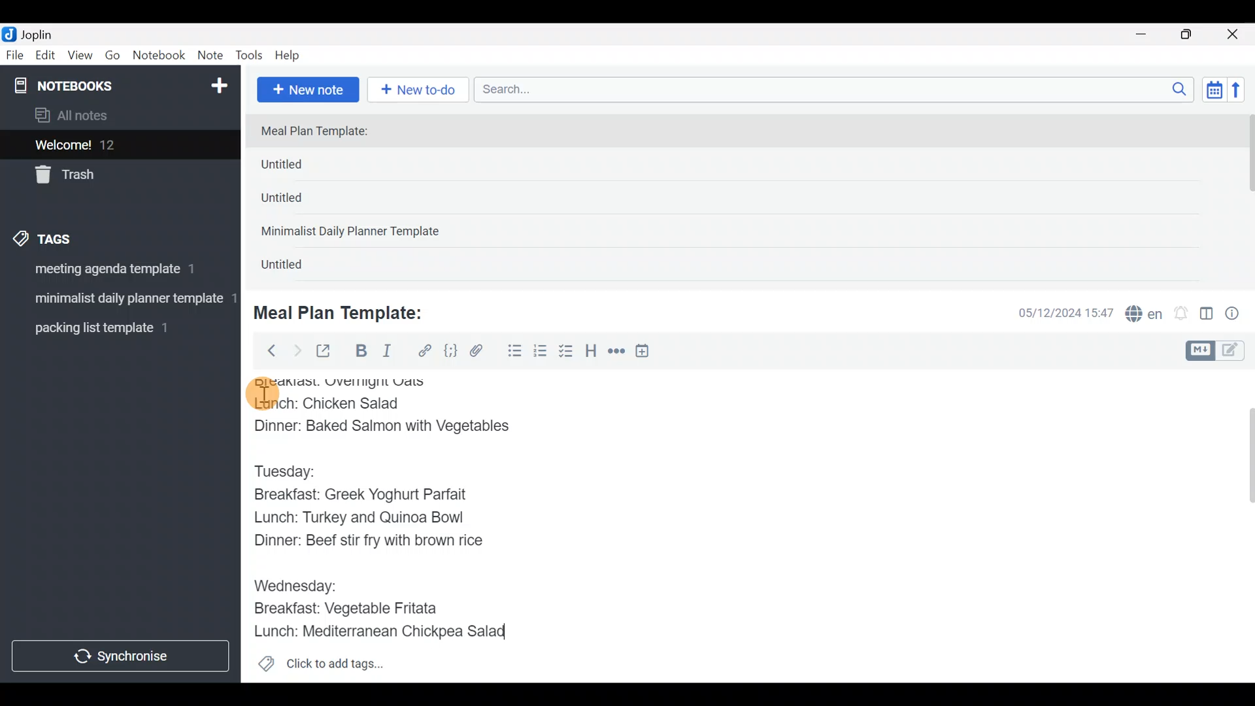 The image size is (1255, 706). Describe the element at coordinates (592, 353) in the screenshot. I see `Heading` at that location.